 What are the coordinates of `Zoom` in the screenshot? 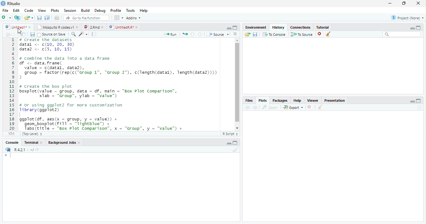 It's located at (270, 107).